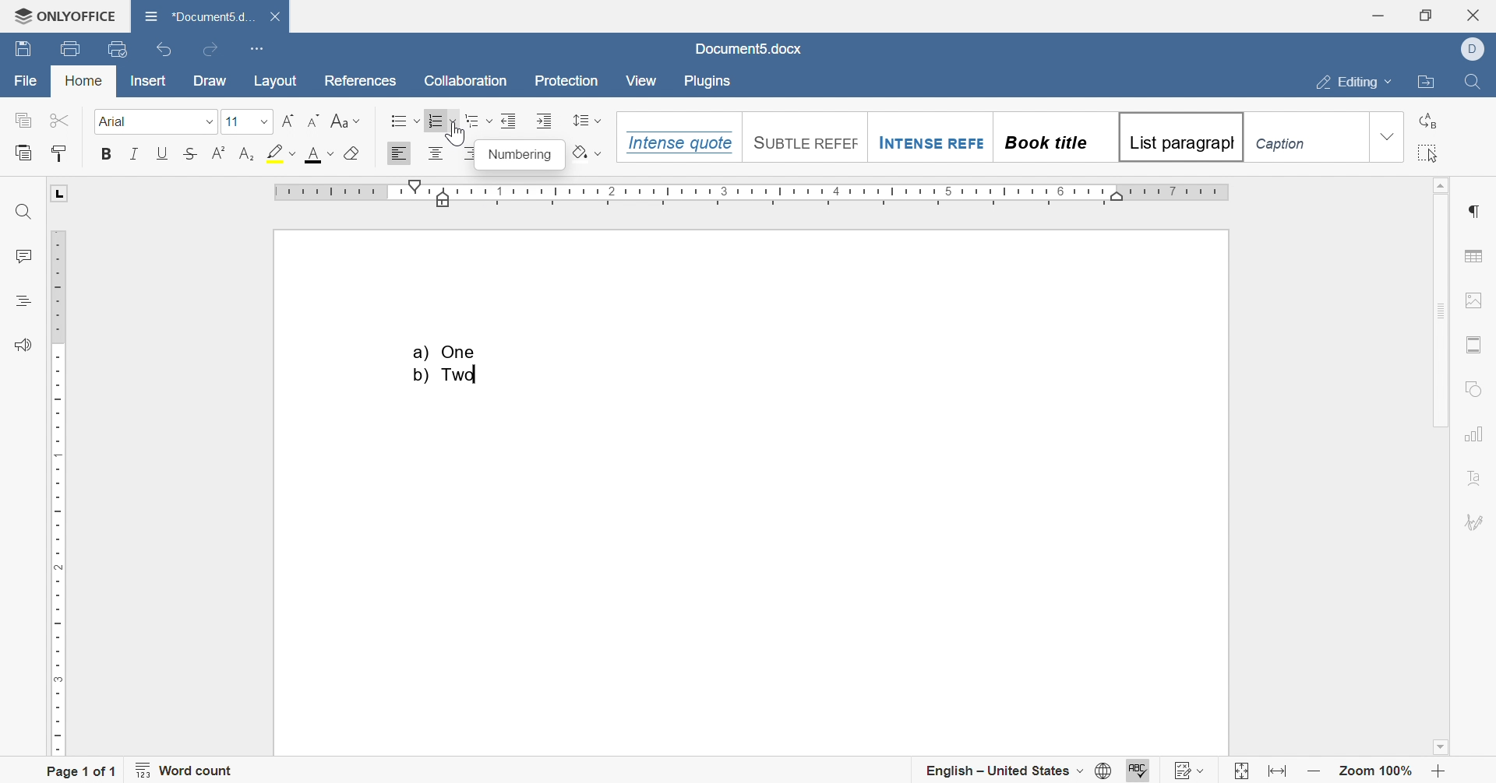 Image resolution: width=1496 pixels, height=783 pixels. Describe the element at coordinates (106, 153) in the screenshot. I see `bold` at that location.